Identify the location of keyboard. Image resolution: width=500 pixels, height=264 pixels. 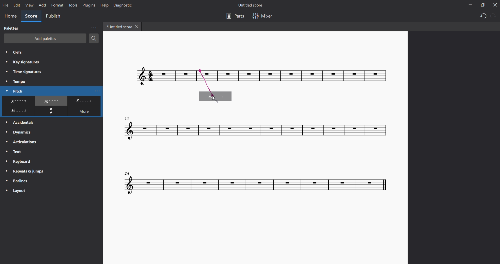
(20, 162).